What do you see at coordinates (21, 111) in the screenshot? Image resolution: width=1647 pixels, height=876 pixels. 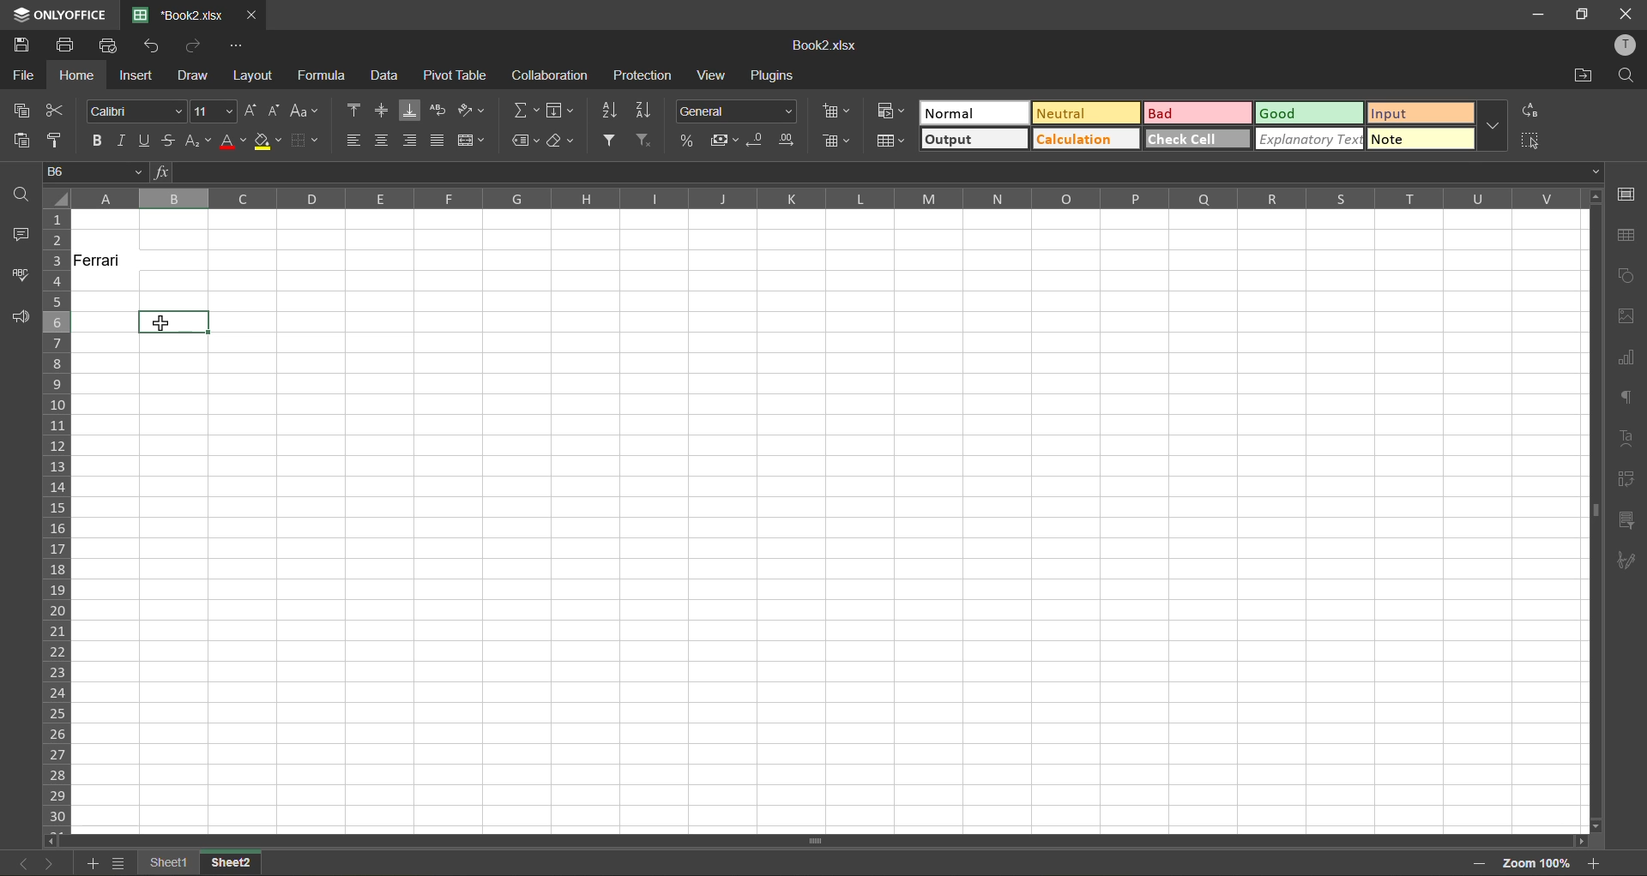 I see `copy` at bounding box center [21, 111].